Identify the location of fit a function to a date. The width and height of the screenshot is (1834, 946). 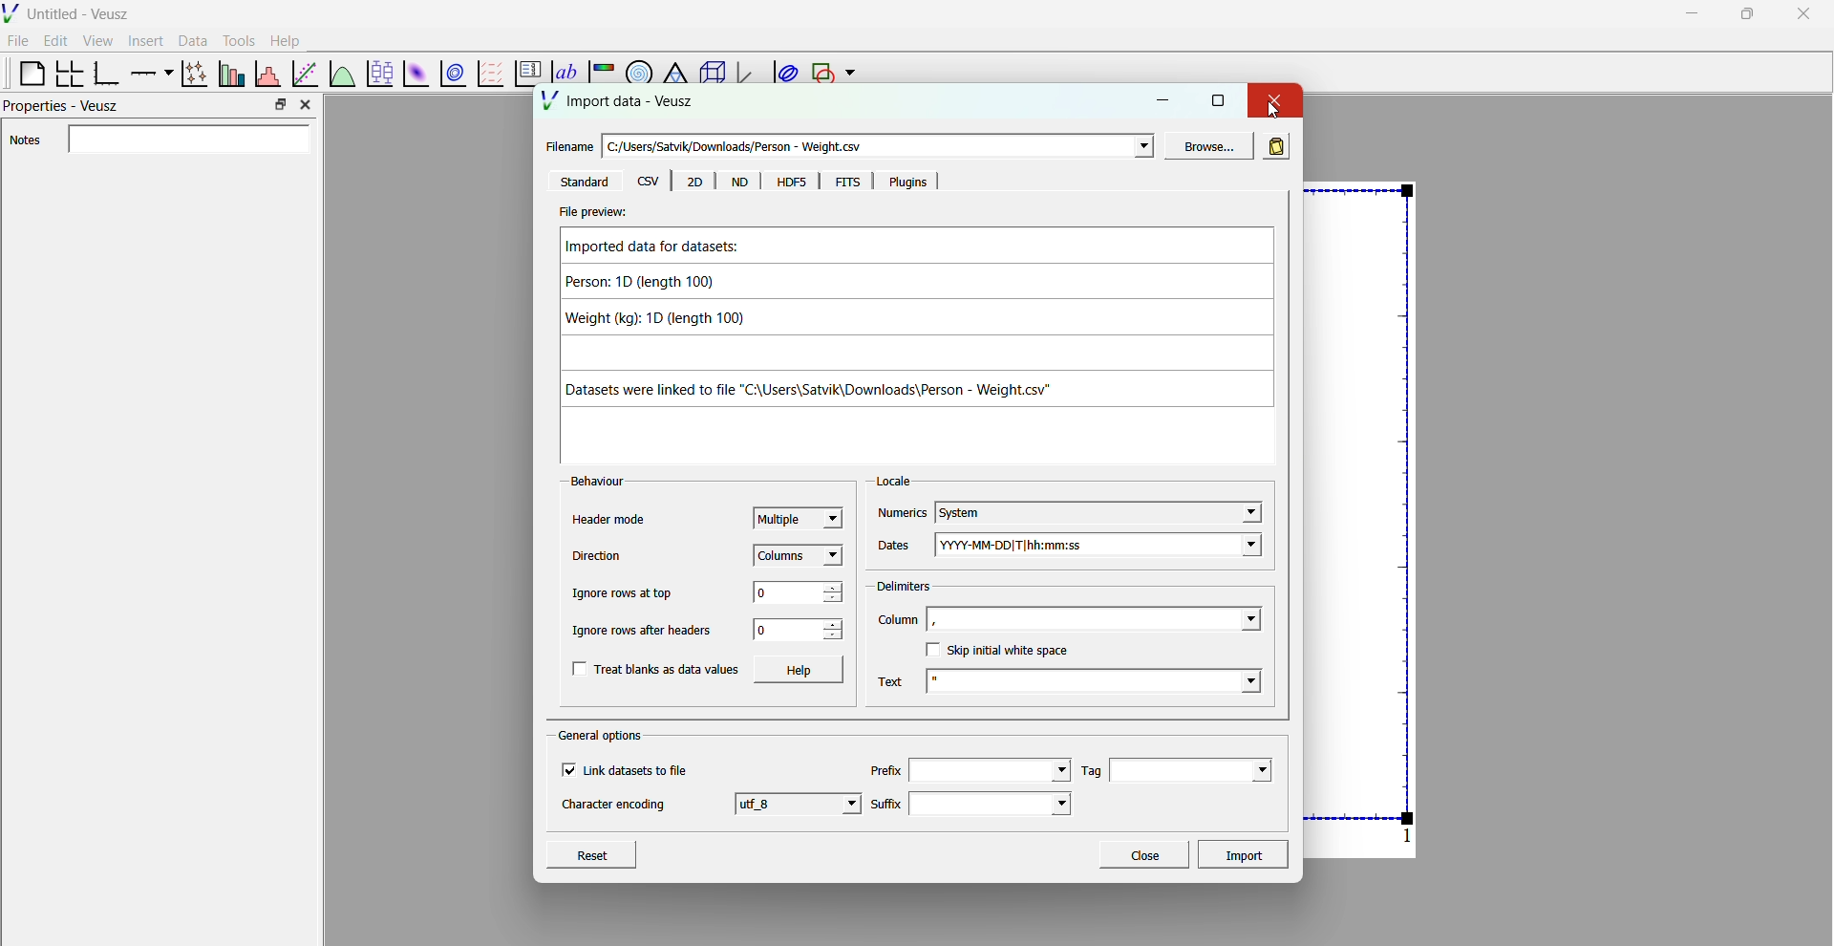
(305, 73).